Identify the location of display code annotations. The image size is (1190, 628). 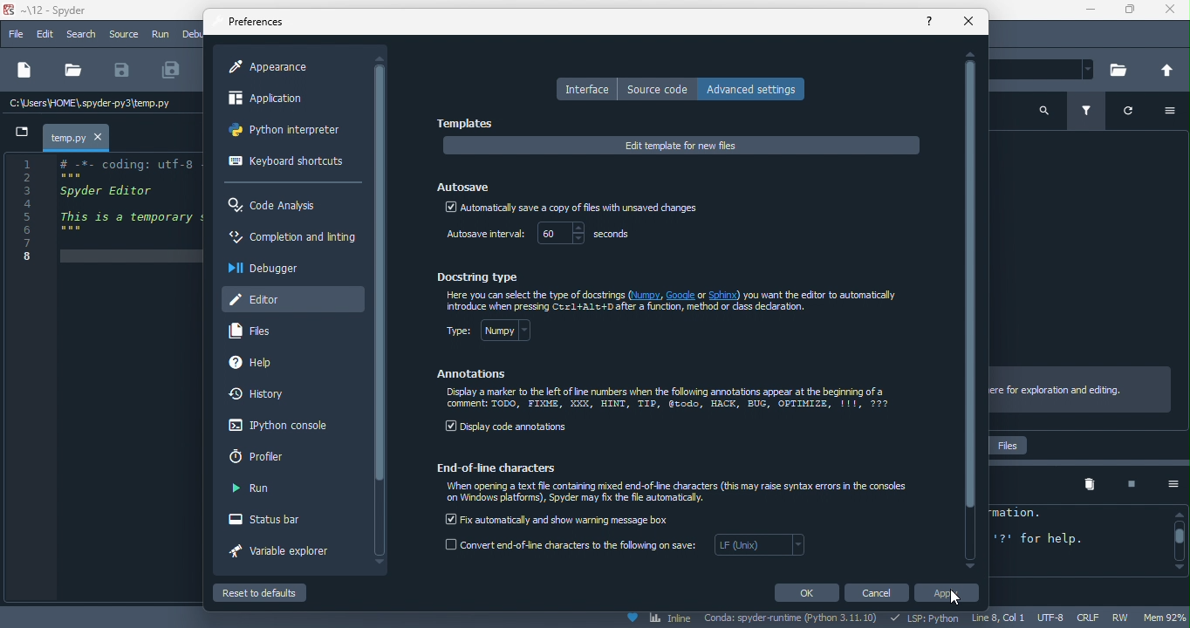
(508, 428).